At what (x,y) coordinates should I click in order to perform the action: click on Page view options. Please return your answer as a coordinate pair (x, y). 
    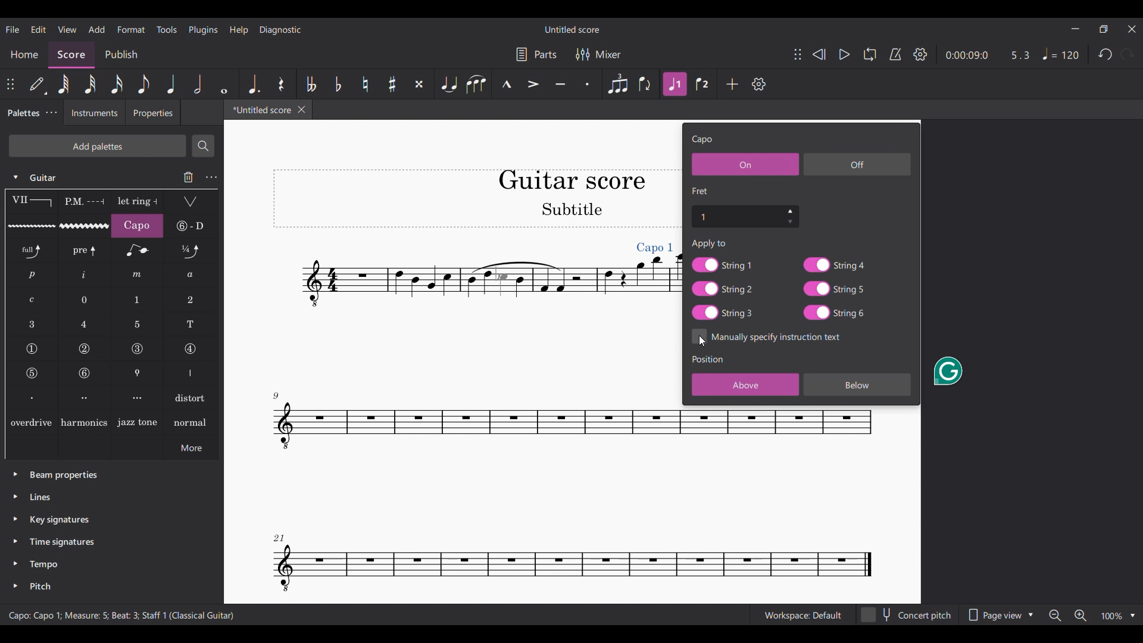
    Looking at the image, I should click on (1001, 614).